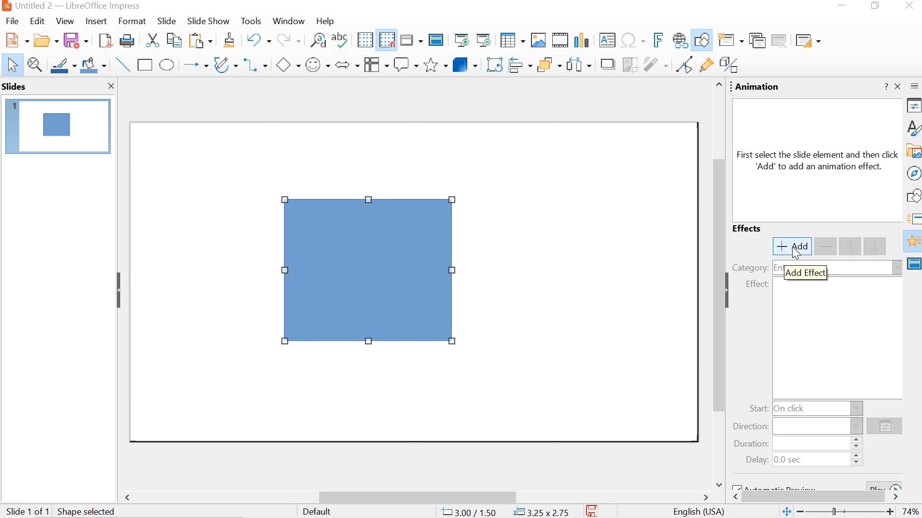  Describe the element at coordinates (146, 65) in the screenshot. I see `rectangle` at that location.